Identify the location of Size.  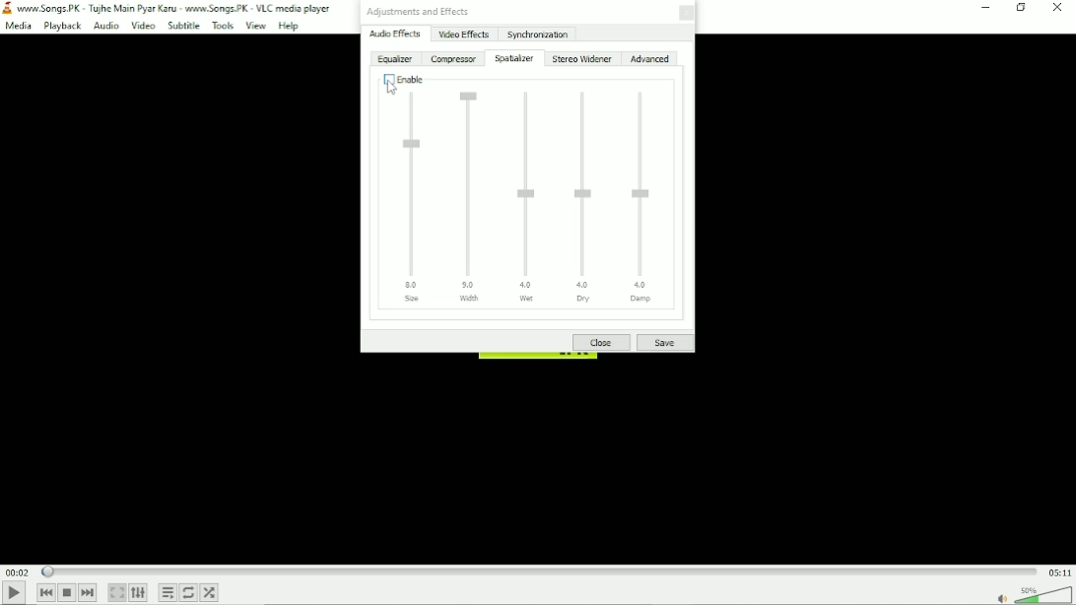
(414, 198).